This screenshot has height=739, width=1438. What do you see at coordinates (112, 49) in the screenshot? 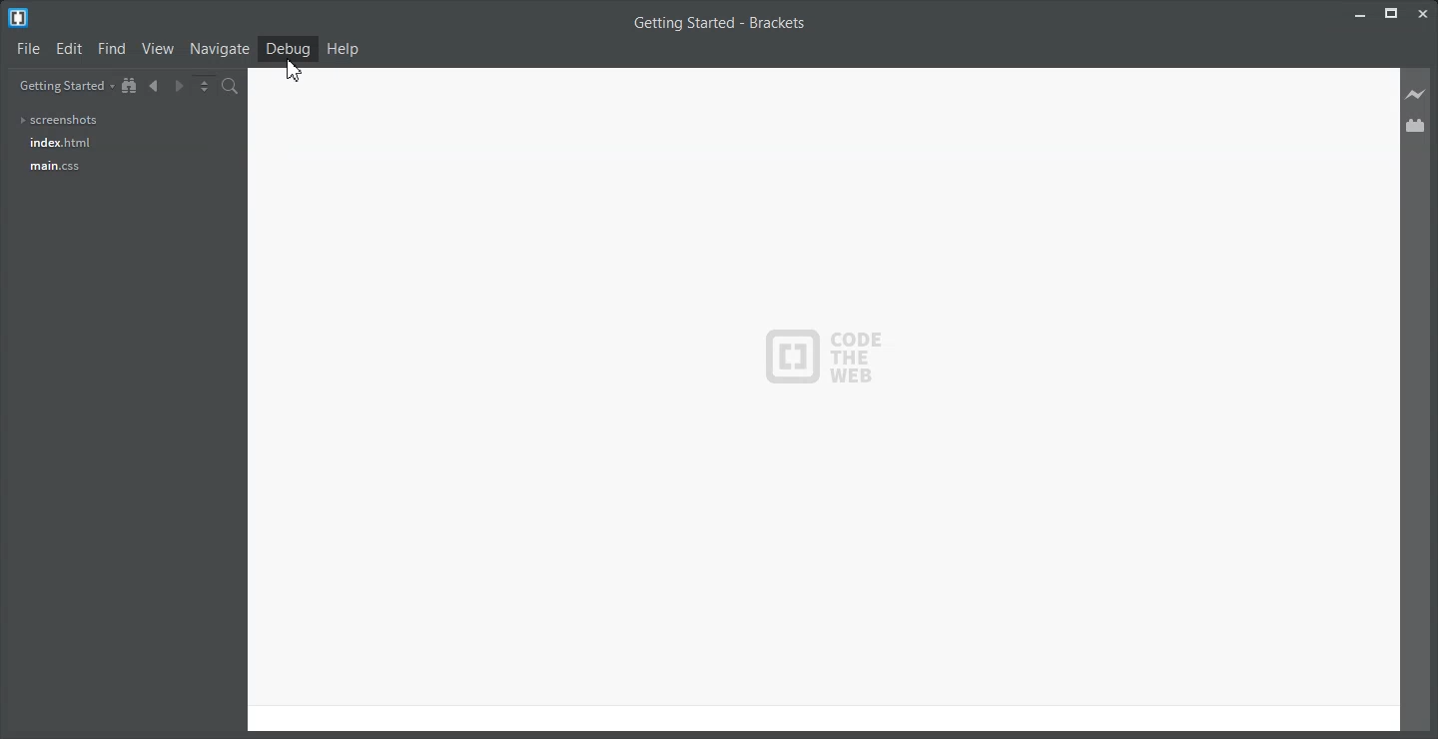
I see `Find` at bounding box center [112, 49].